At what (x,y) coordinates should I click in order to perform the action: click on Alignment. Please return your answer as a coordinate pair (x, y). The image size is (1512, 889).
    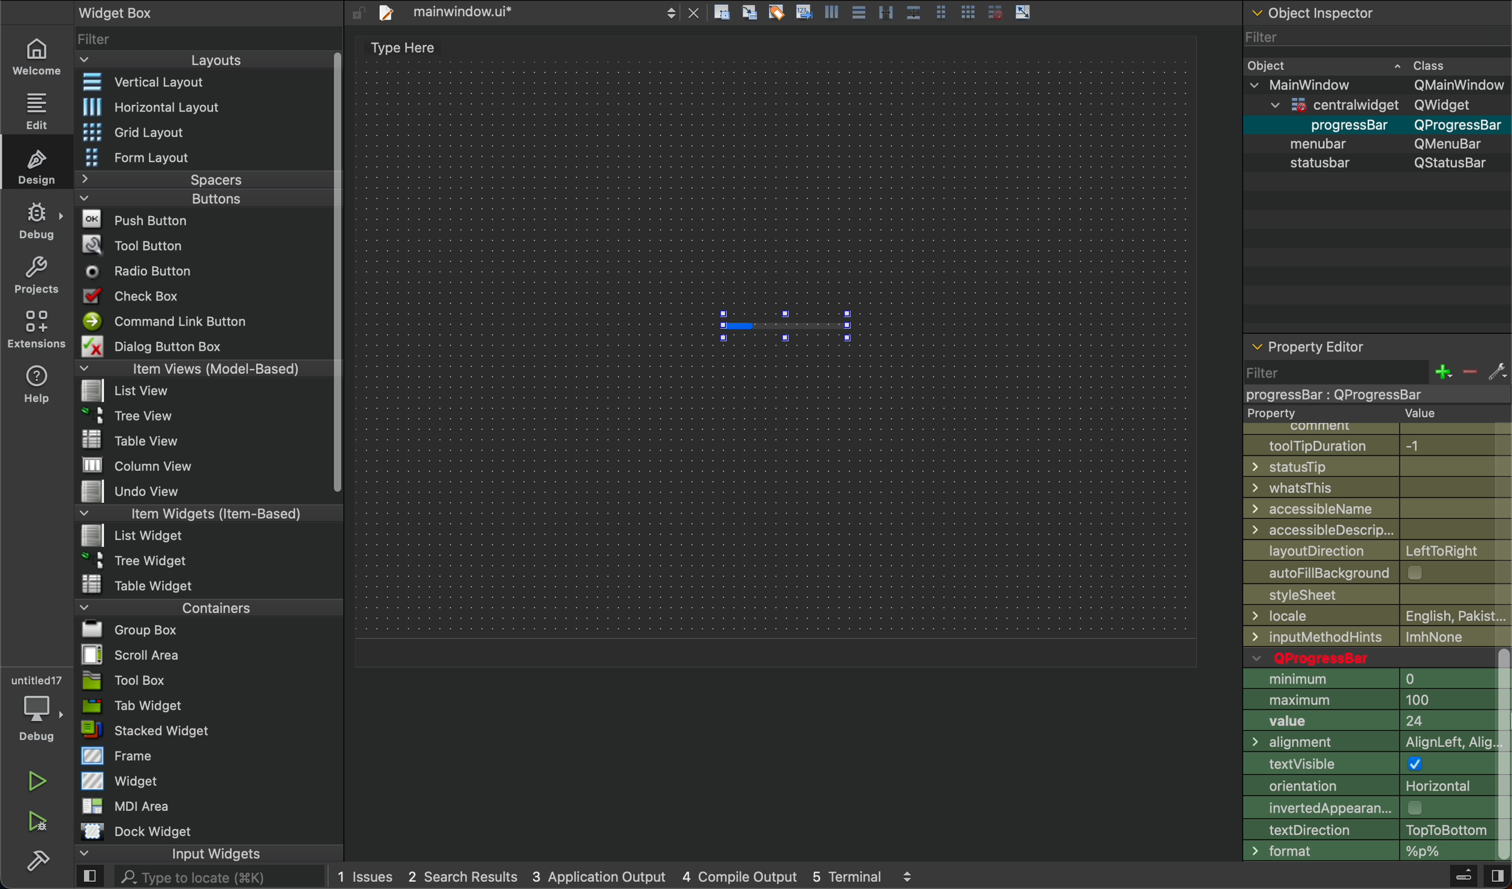
    Looking at the image, I should click on (1369, 744).